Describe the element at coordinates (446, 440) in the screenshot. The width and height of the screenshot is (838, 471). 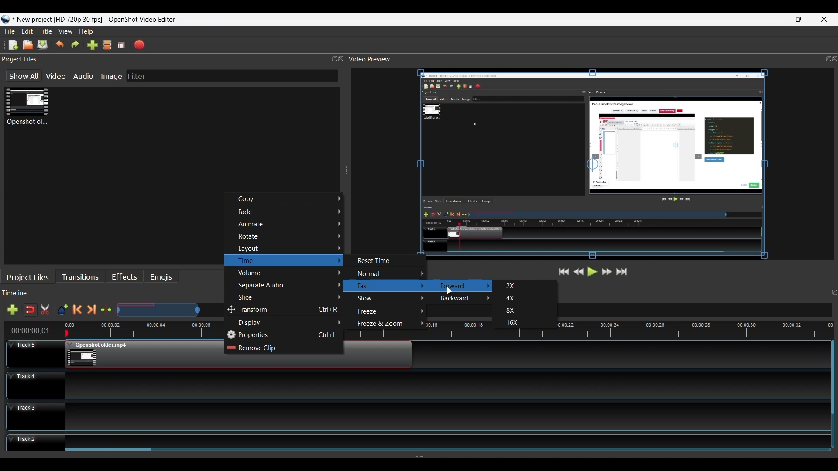
I see `Track Panel` at that location.